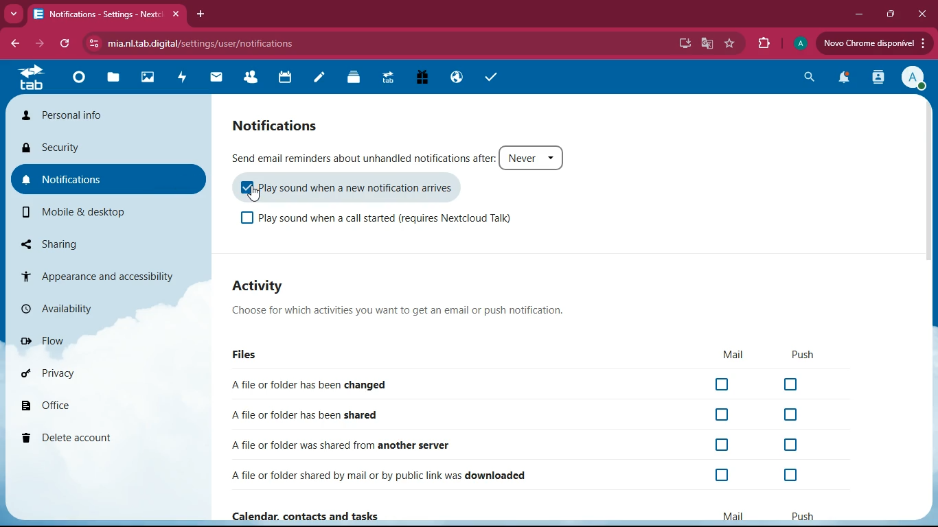 This screenshot has height=527, width=938. What do you see at coordinates (108, 178) in the screenshot?
I see `notifications` at bounding box center [108, 178].